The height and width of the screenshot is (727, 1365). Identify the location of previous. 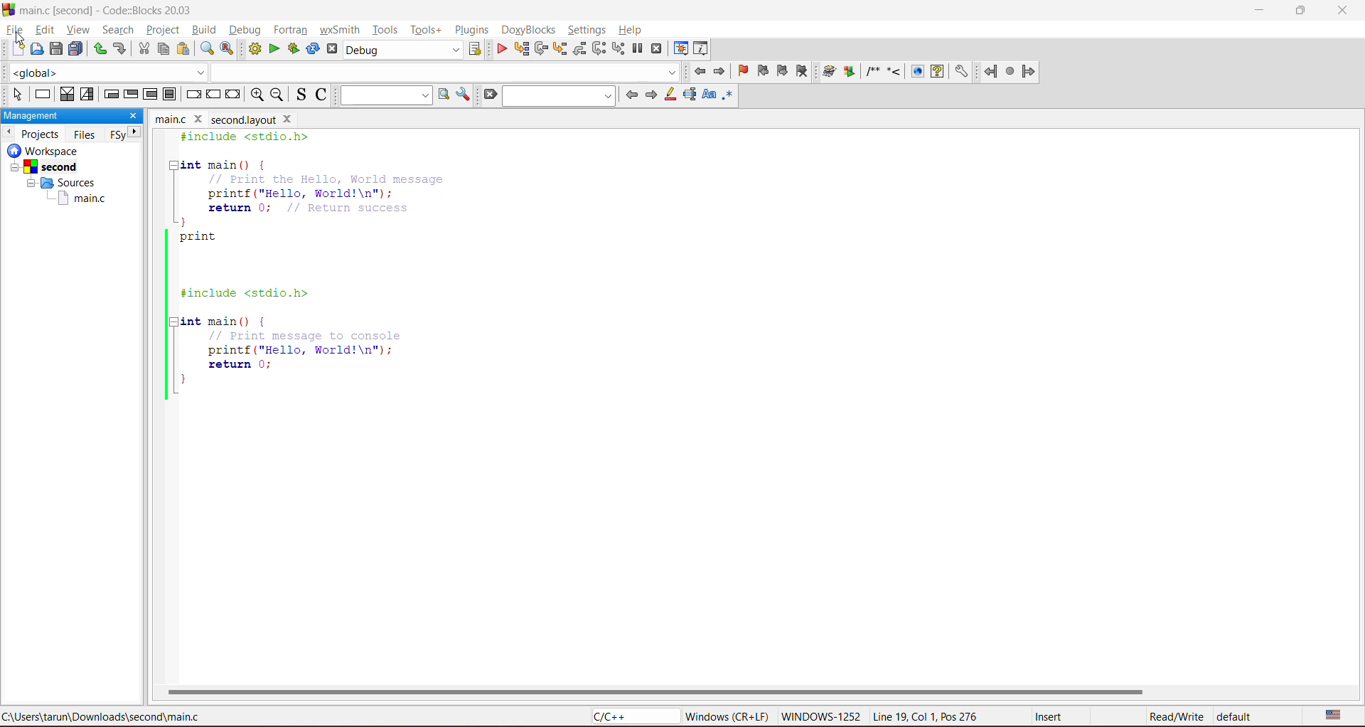
(9, 131).